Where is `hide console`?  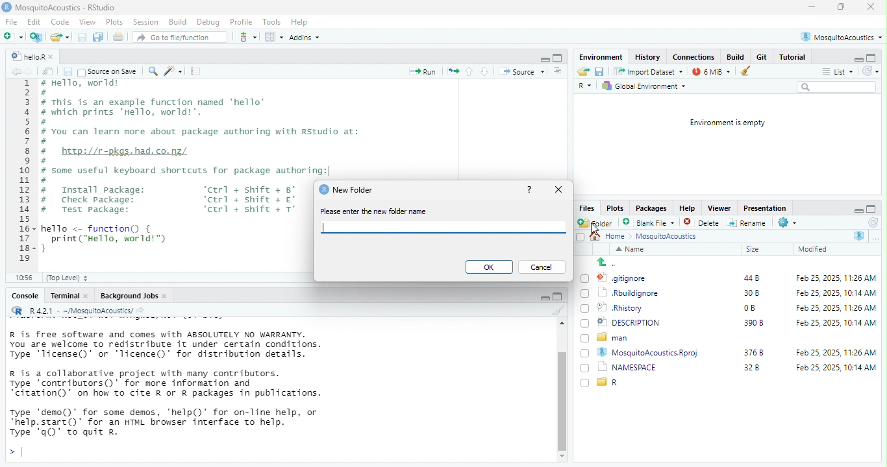
hide console is located at coordinates (559, 57).